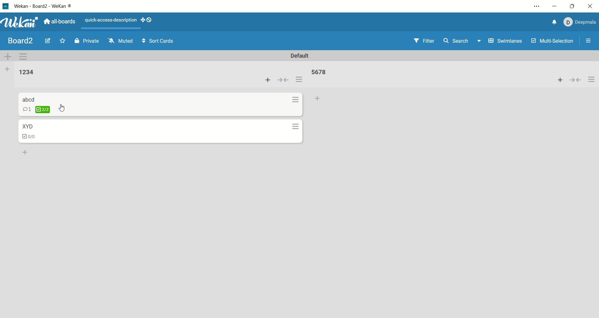 The image size is (599, 318). Describe the element at coordinates (505, 42) in the screenshot. I see `swimlanes` at that location.